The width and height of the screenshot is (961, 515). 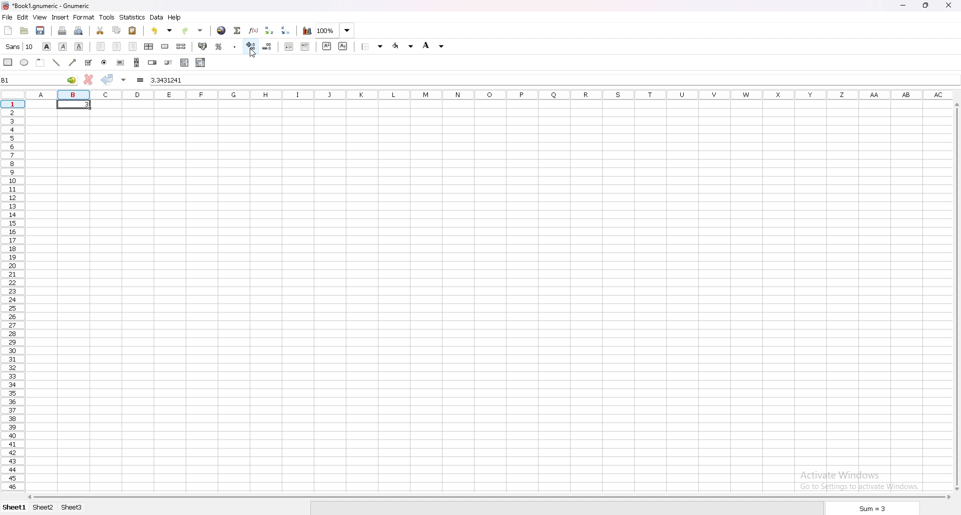 I want to click on cut, so click(x=101, y=30).